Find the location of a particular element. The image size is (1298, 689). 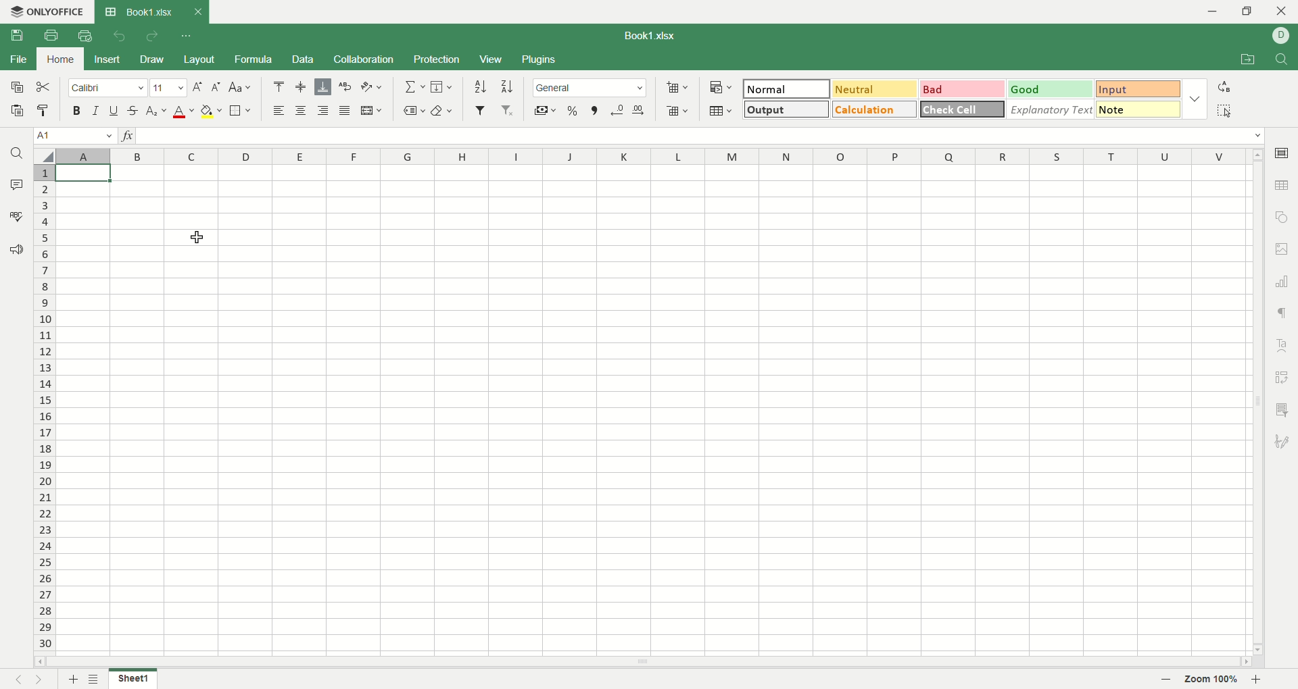

plugins is located at coordinates (541, 60).